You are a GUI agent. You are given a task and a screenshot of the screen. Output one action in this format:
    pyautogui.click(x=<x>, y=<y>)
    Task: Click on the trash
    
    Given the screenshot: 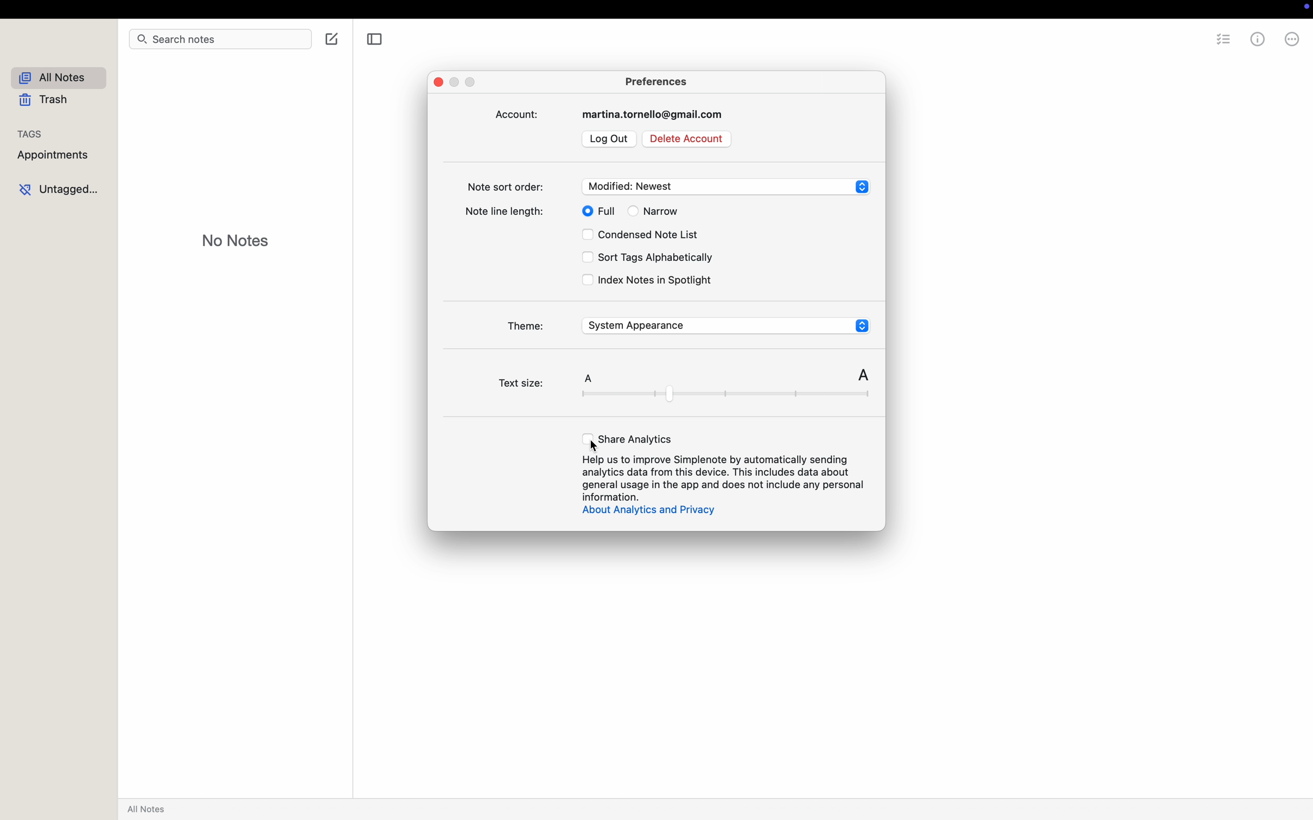 What is the action you would take?
    pyautogui.click(x=48, y=100)
    